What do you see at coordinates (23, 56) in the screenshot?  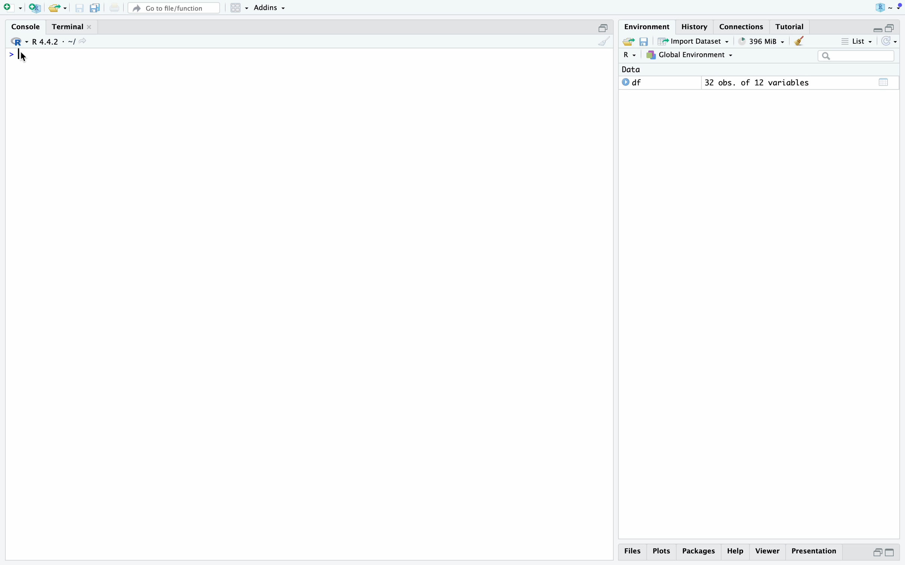 I see `cursor` at bounding box center [23, 56].